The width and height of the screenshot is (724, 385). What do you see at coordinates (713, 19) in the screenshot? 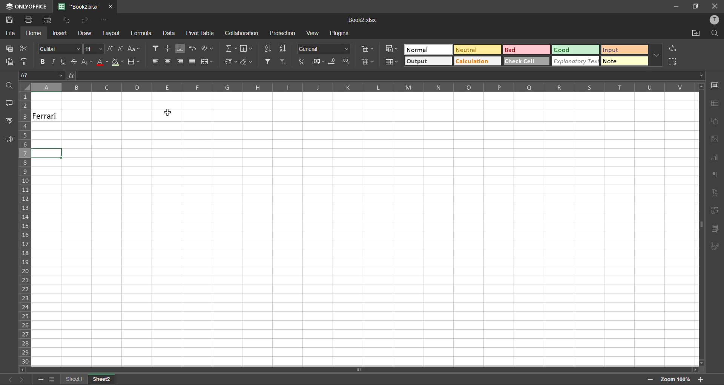
I see `profile` at bounding box center [713, 19].